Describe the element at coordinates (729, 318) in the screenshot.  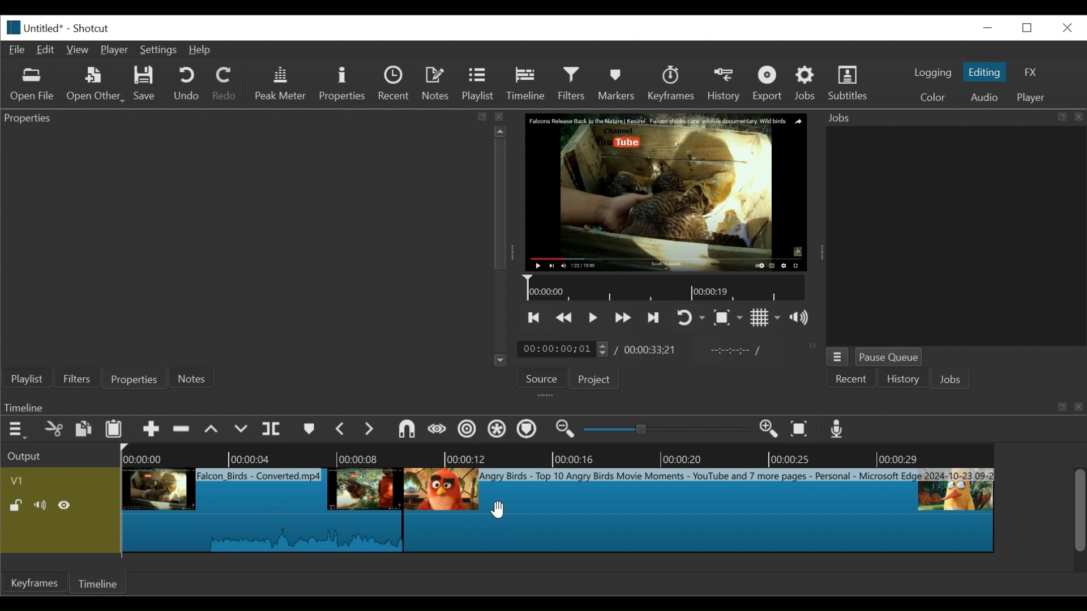
I see `Toggle Zoom` at that location.